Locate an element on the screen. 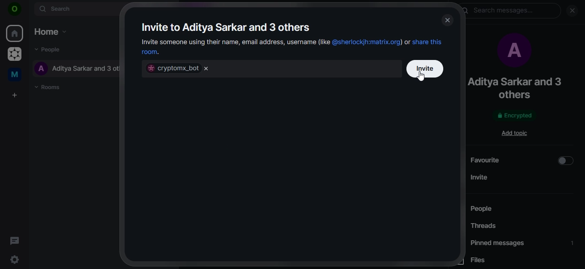 The image size is (585, 269). favourite is located at coordinates (522, 160).